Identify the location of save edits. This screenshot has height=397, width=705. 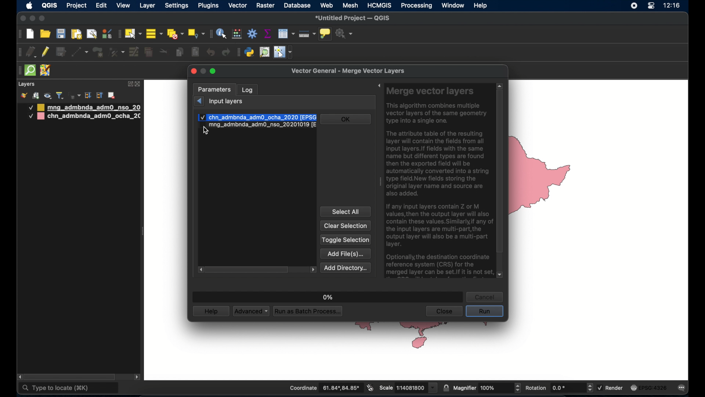
(61, 52).